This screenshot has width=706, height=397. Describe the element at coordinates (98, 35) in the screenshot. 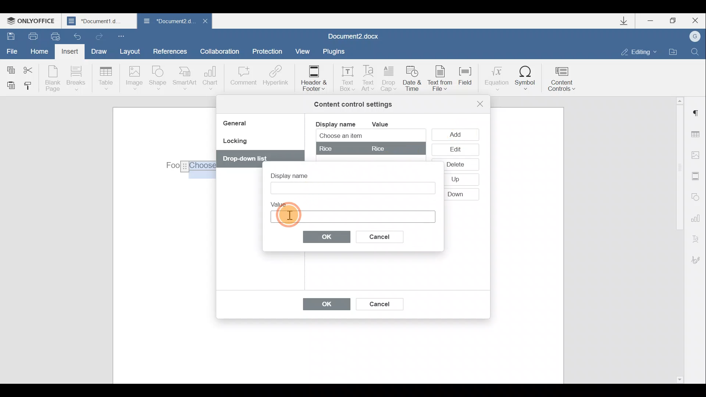

I see `Redo` at that location.